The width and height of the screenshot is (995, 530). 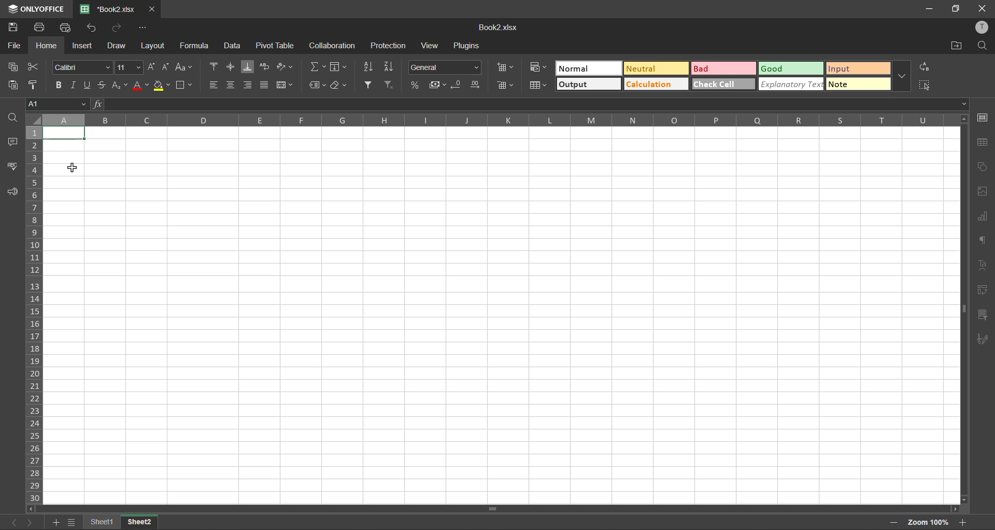 What do you see at coordinates (13, 142) in the screenshot?
I see `comments` at bounding box center [13, 142].